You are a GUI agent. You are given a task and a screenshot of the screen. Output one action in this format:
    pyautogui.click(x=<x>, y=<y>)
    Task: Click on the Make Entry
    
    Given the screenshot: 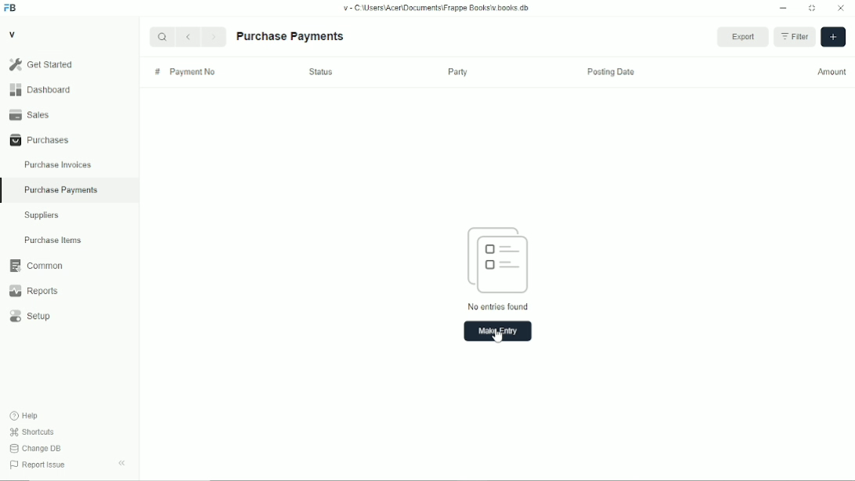 What is the action you would take?
    pyautogui.click(x=498, y=331)
    